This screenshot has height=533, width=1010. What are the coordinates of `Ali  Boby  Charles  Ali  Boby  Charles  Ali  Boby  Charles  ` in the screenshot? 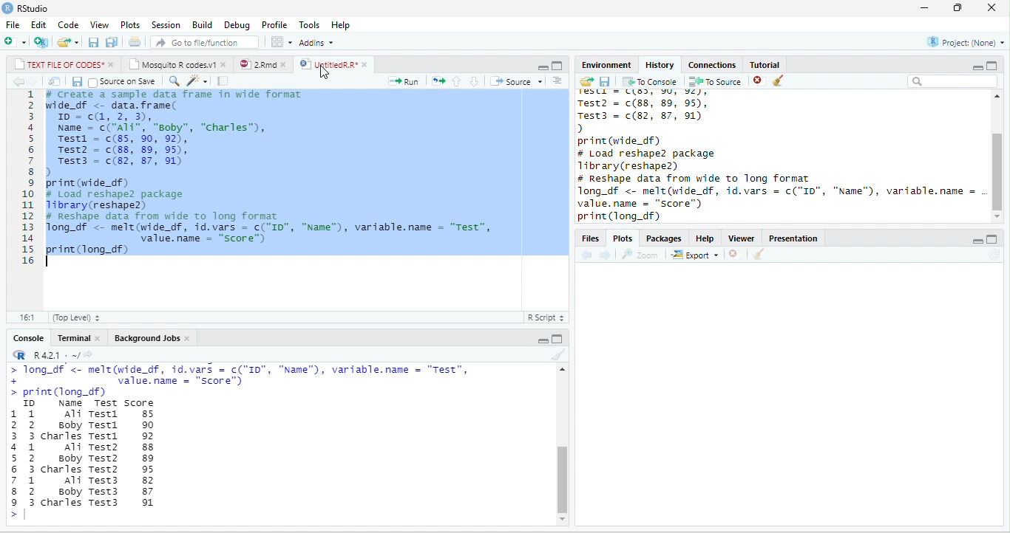 It's located at (62, 458).